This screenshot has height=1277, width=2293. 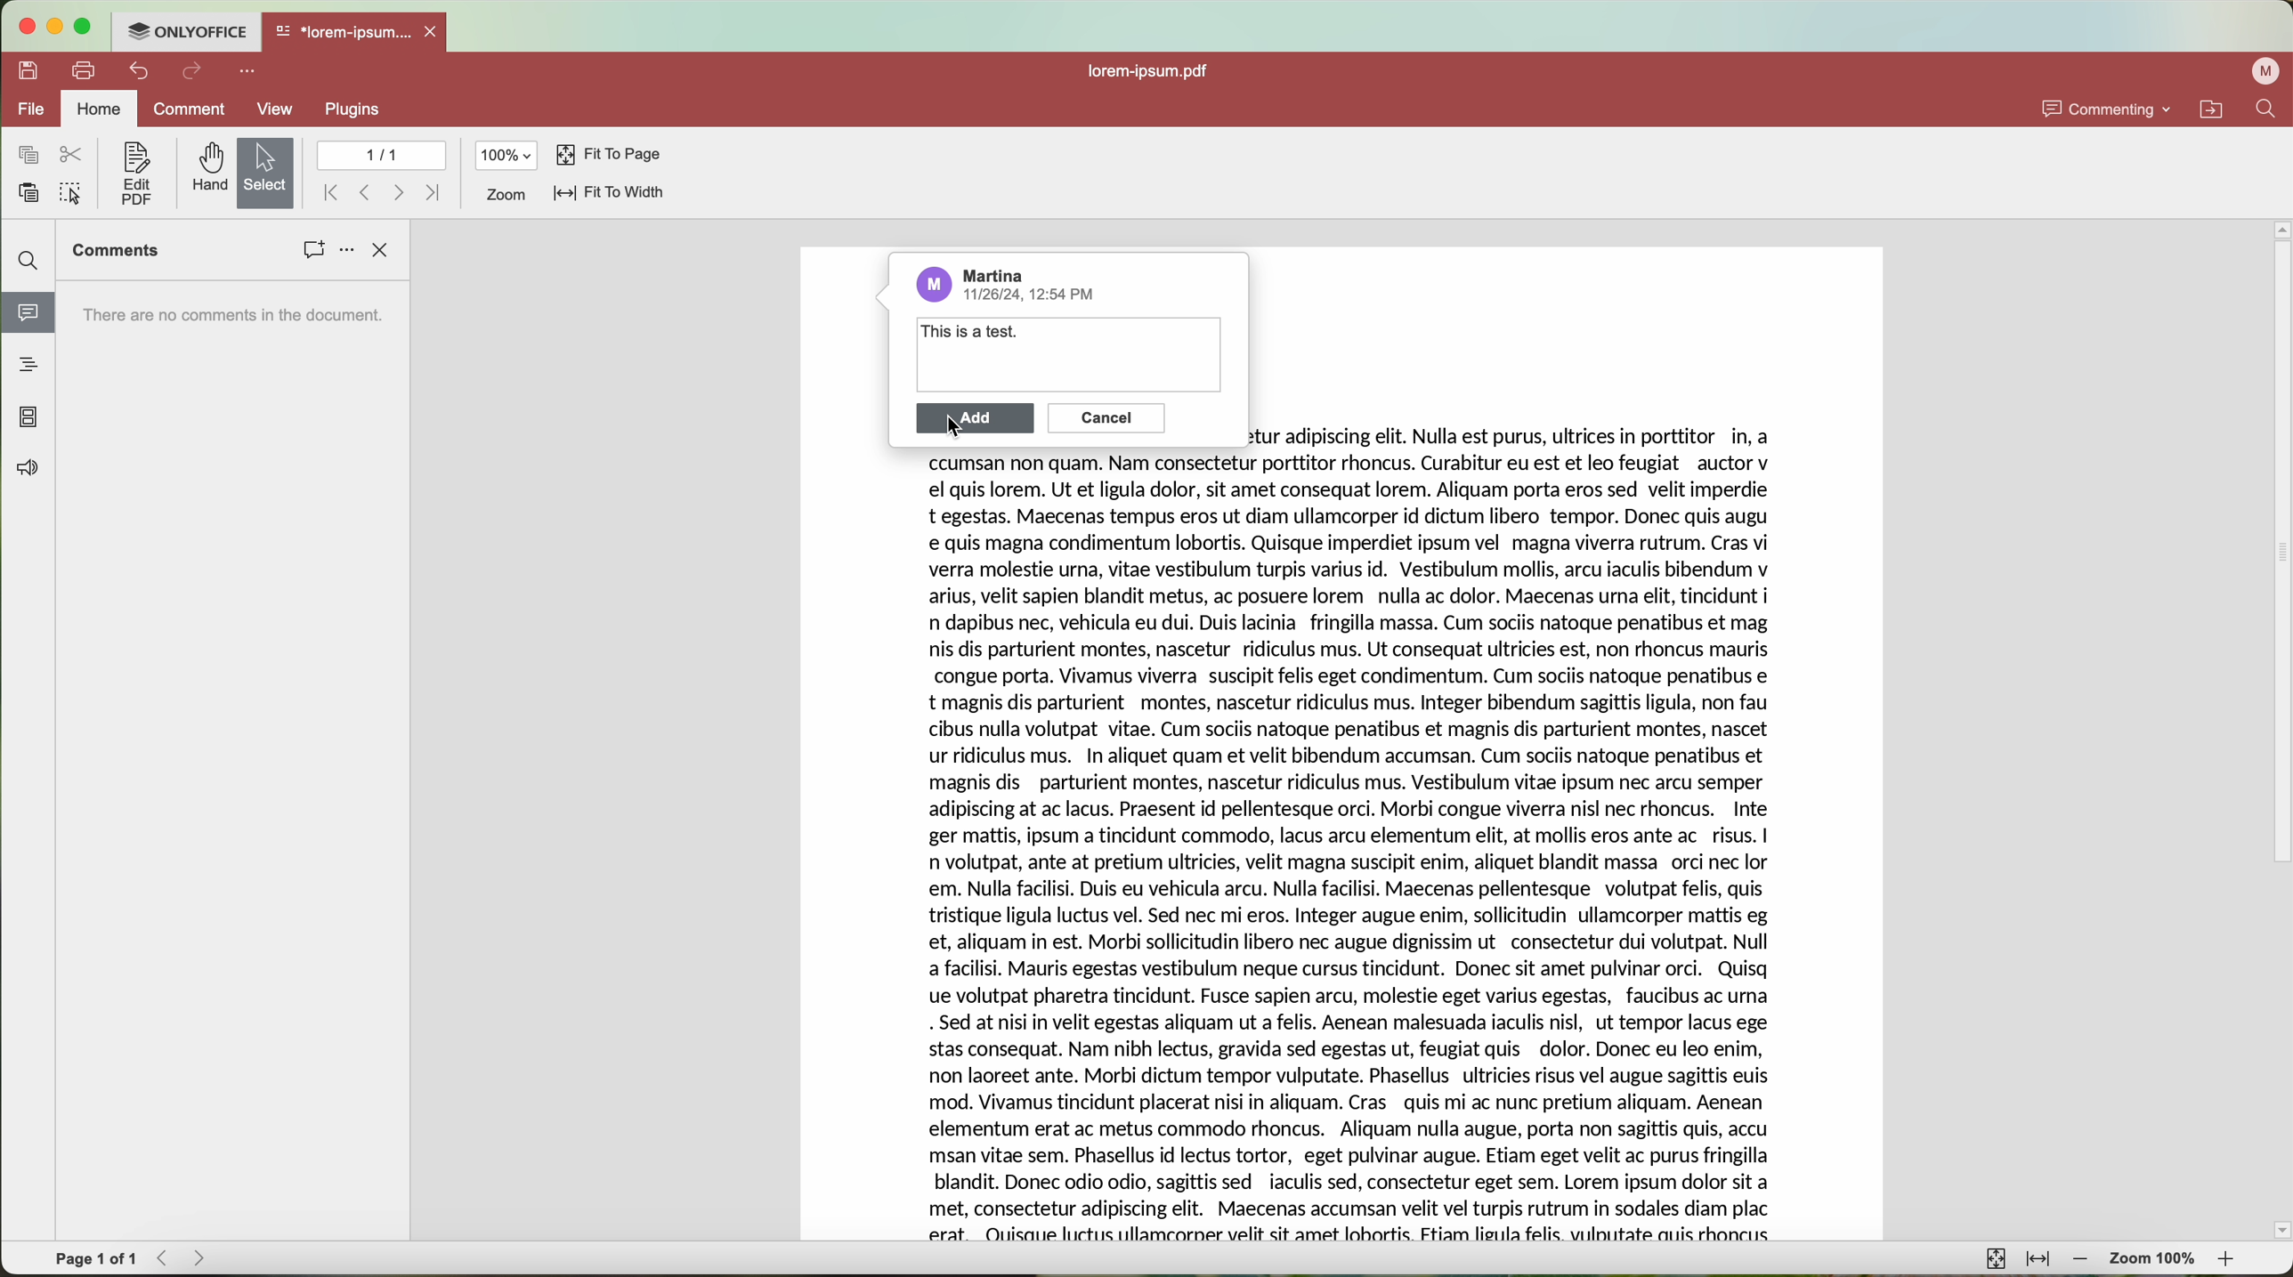 I want to click on zoom, so click(x=505, y=196).